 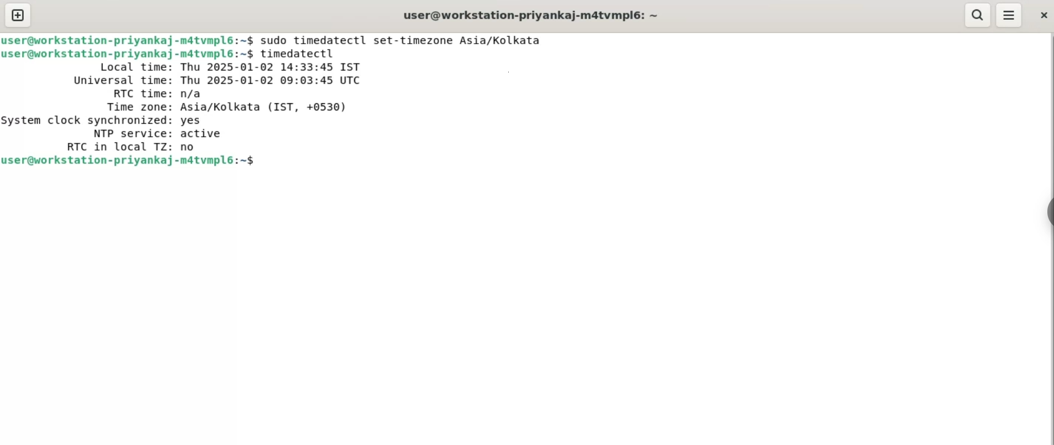 What do you see at coordinates (977, 15) in the screenshot?
I see `search` at bounding box center [977, 15].